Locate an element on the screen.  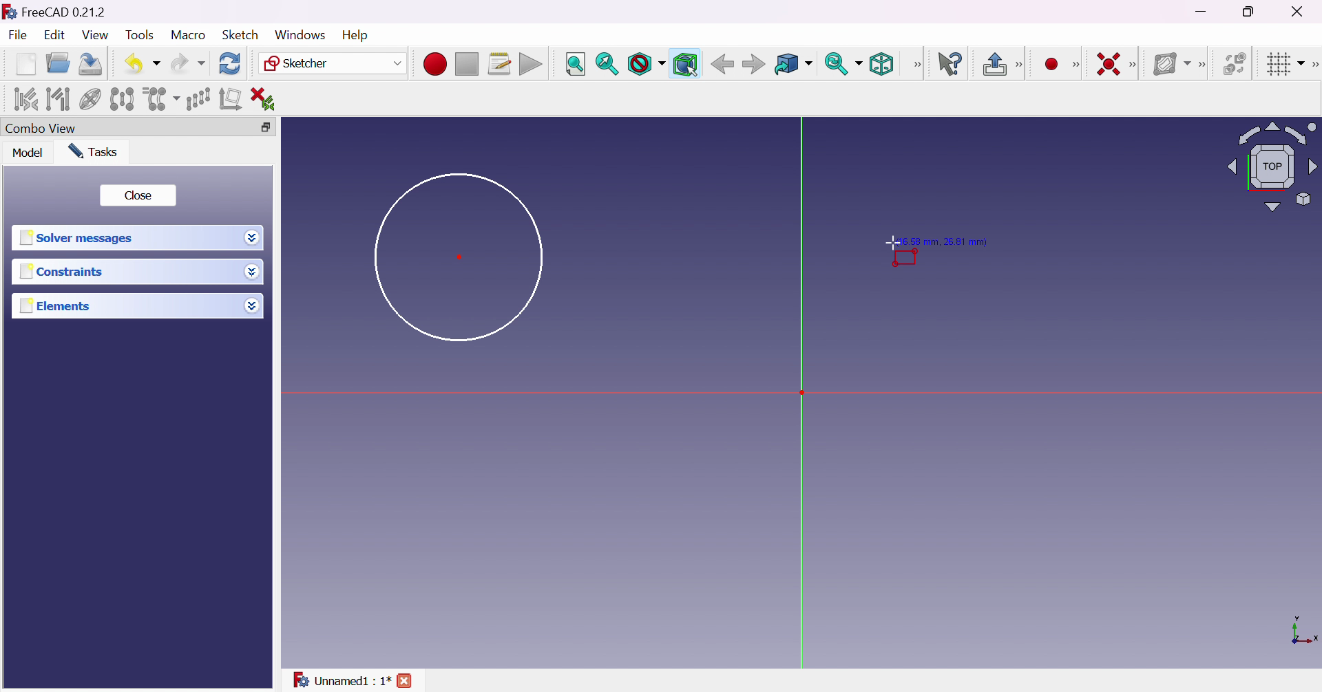
Draw style is located at coordinates (646, 65).